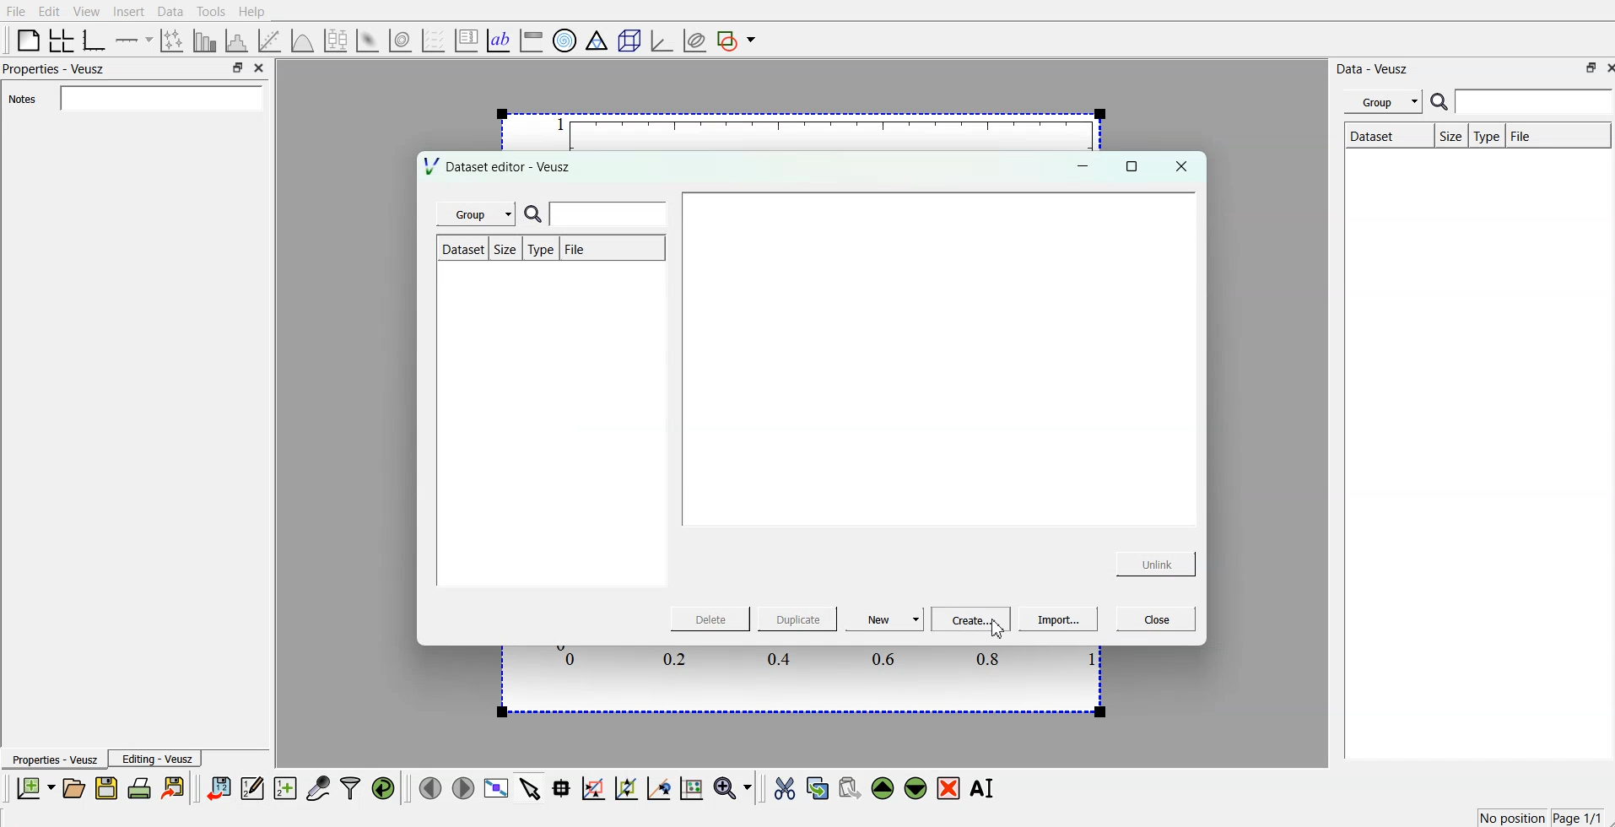 Image resolution: width=1615 pixels, height=827 pixels. I want to click on Help, so click(252, 13).